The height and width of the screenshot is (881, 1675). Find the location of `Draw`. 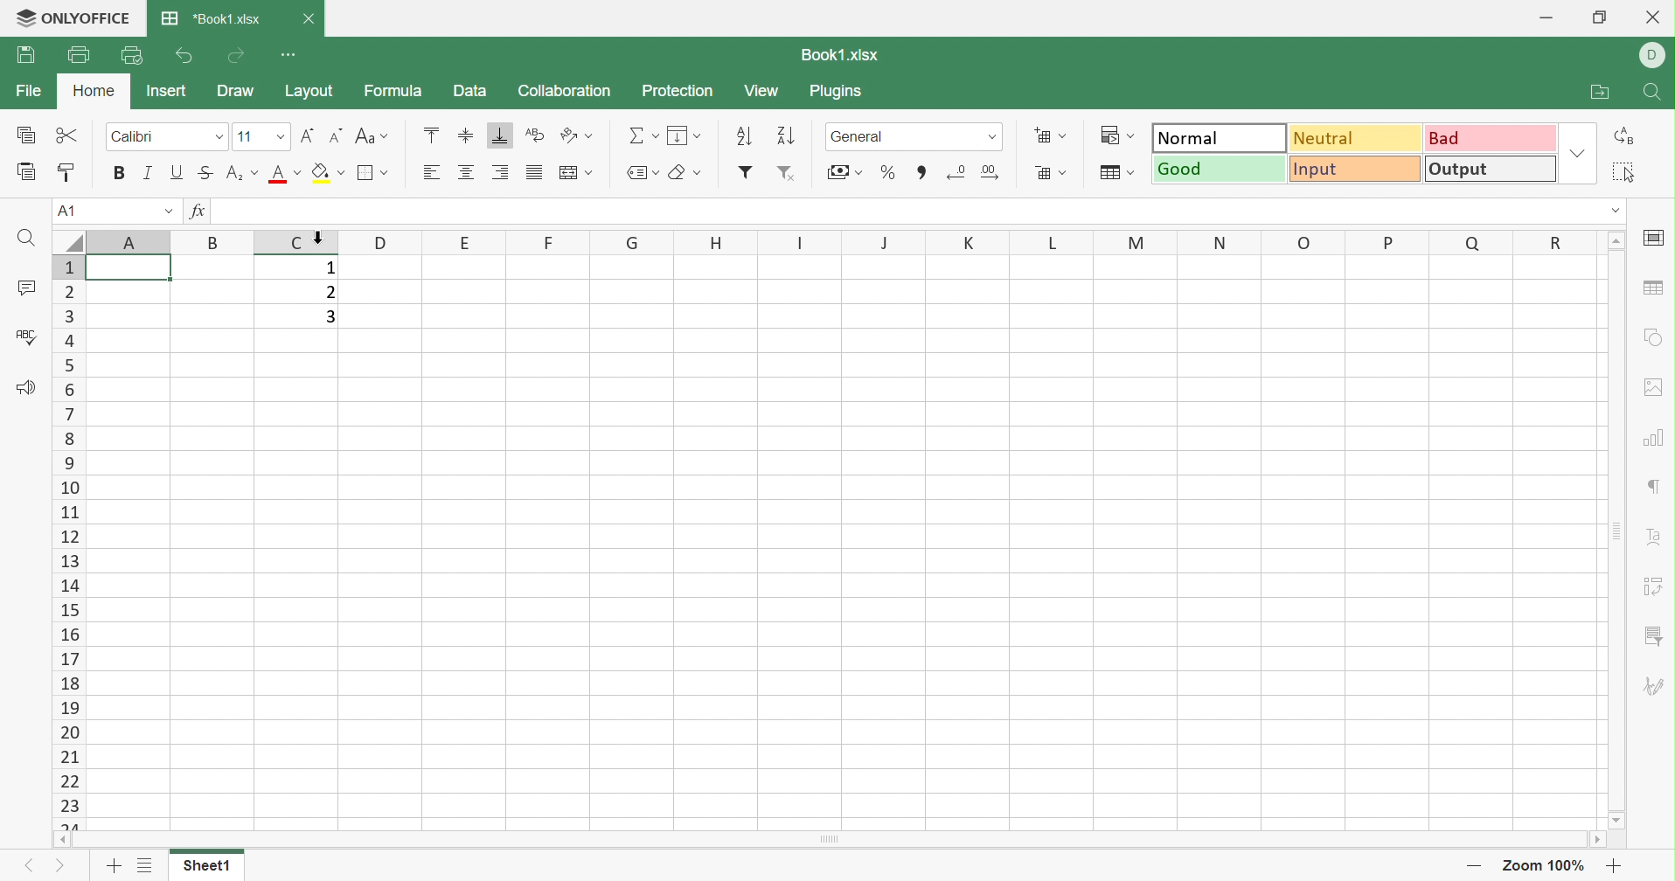

Draw is located at coordinates (238, 92).